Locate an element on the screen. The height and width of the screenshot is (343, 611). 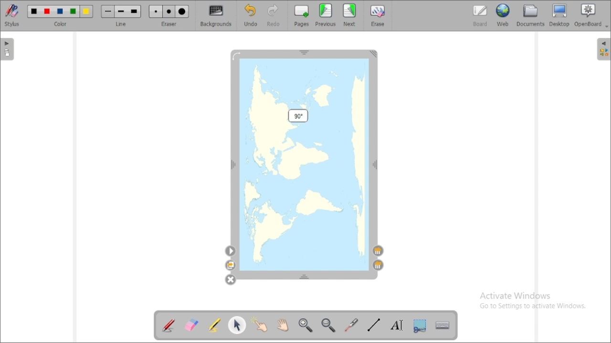
redo is located at coordinates (274, 16).